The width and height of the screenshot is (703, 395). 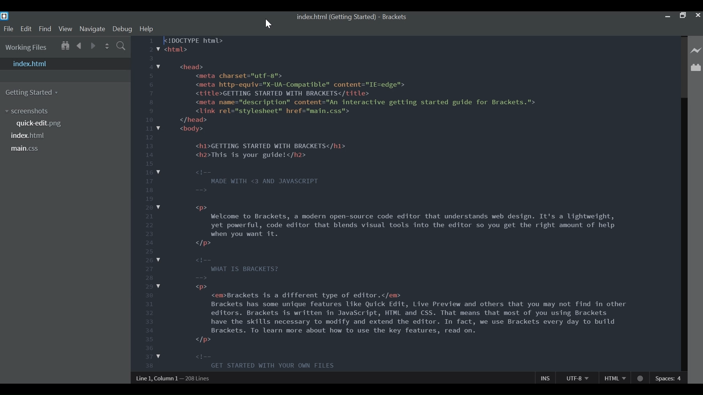 What do you see at coordinates (669, 15) in the screenshot?
I see `minimize` at bounding box center [669, 15].